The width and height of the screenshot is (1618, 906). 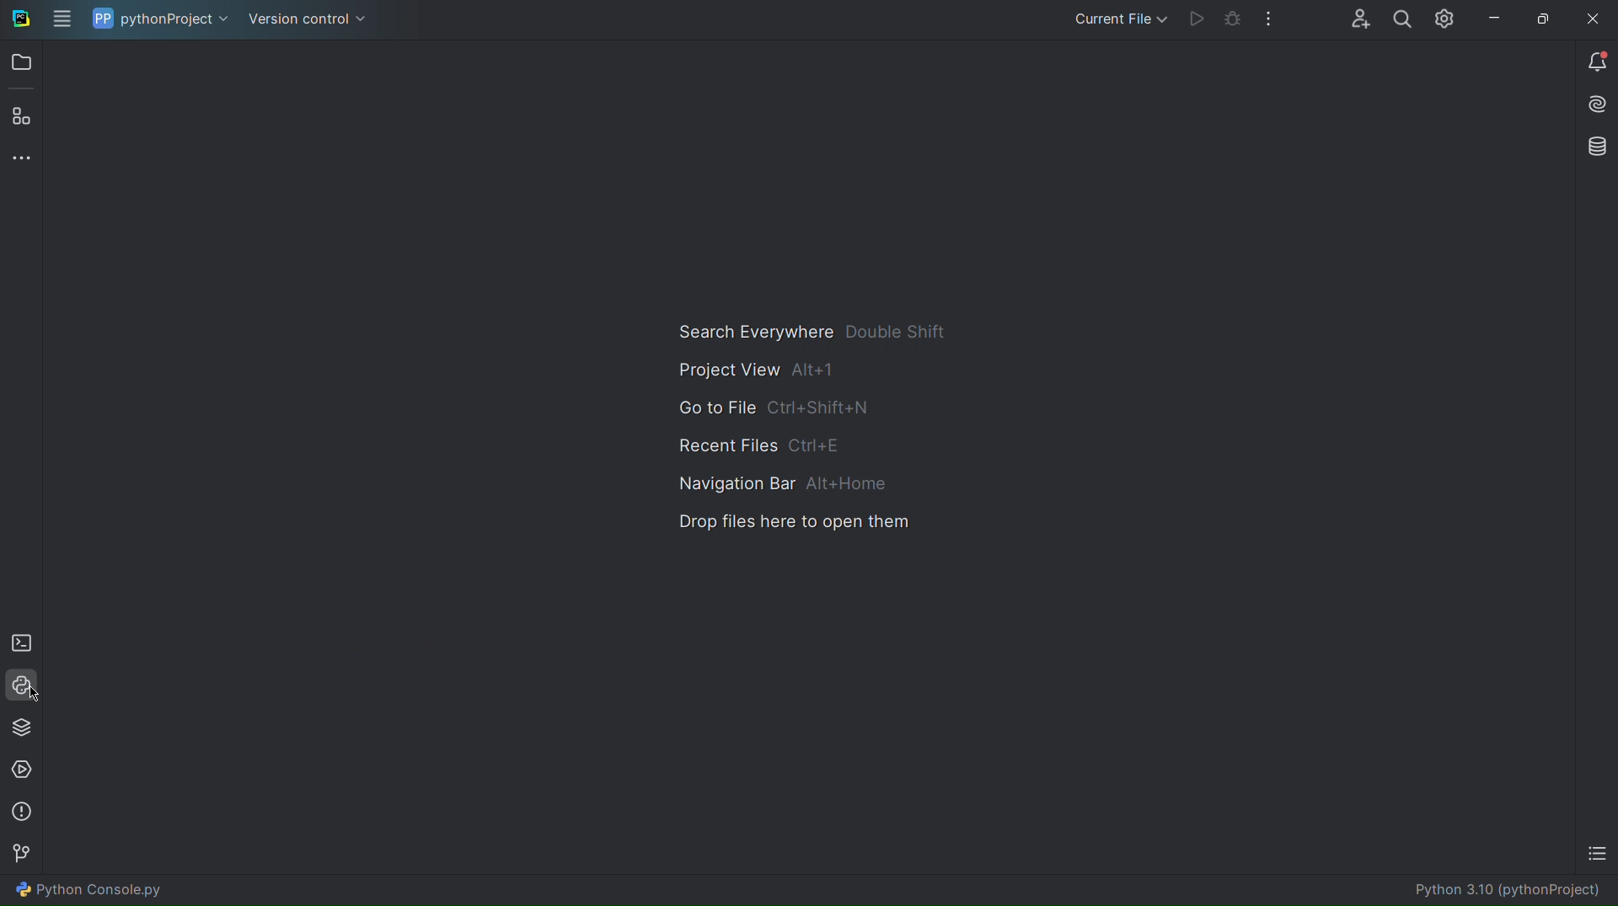 What do you see at coordinates (762, 445) in the screenshot?
I see `Recent Files` at bounding box center [762, 445].